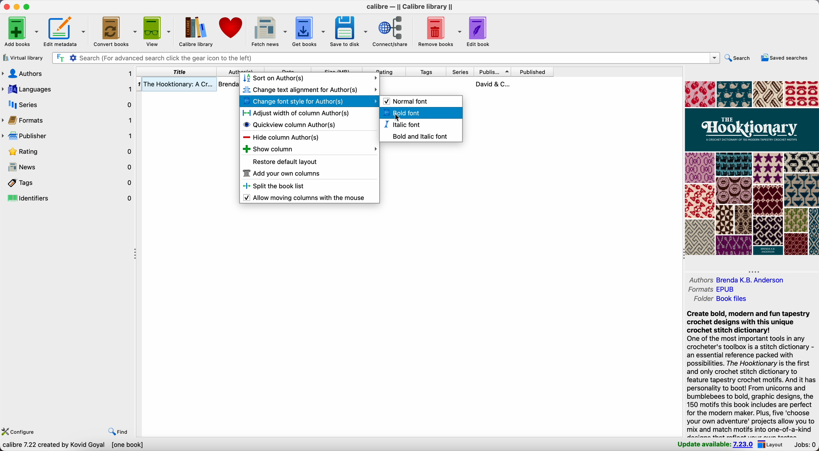 This screenshot has height=451, width=819. I want to click on edit book, so click(478, 32).